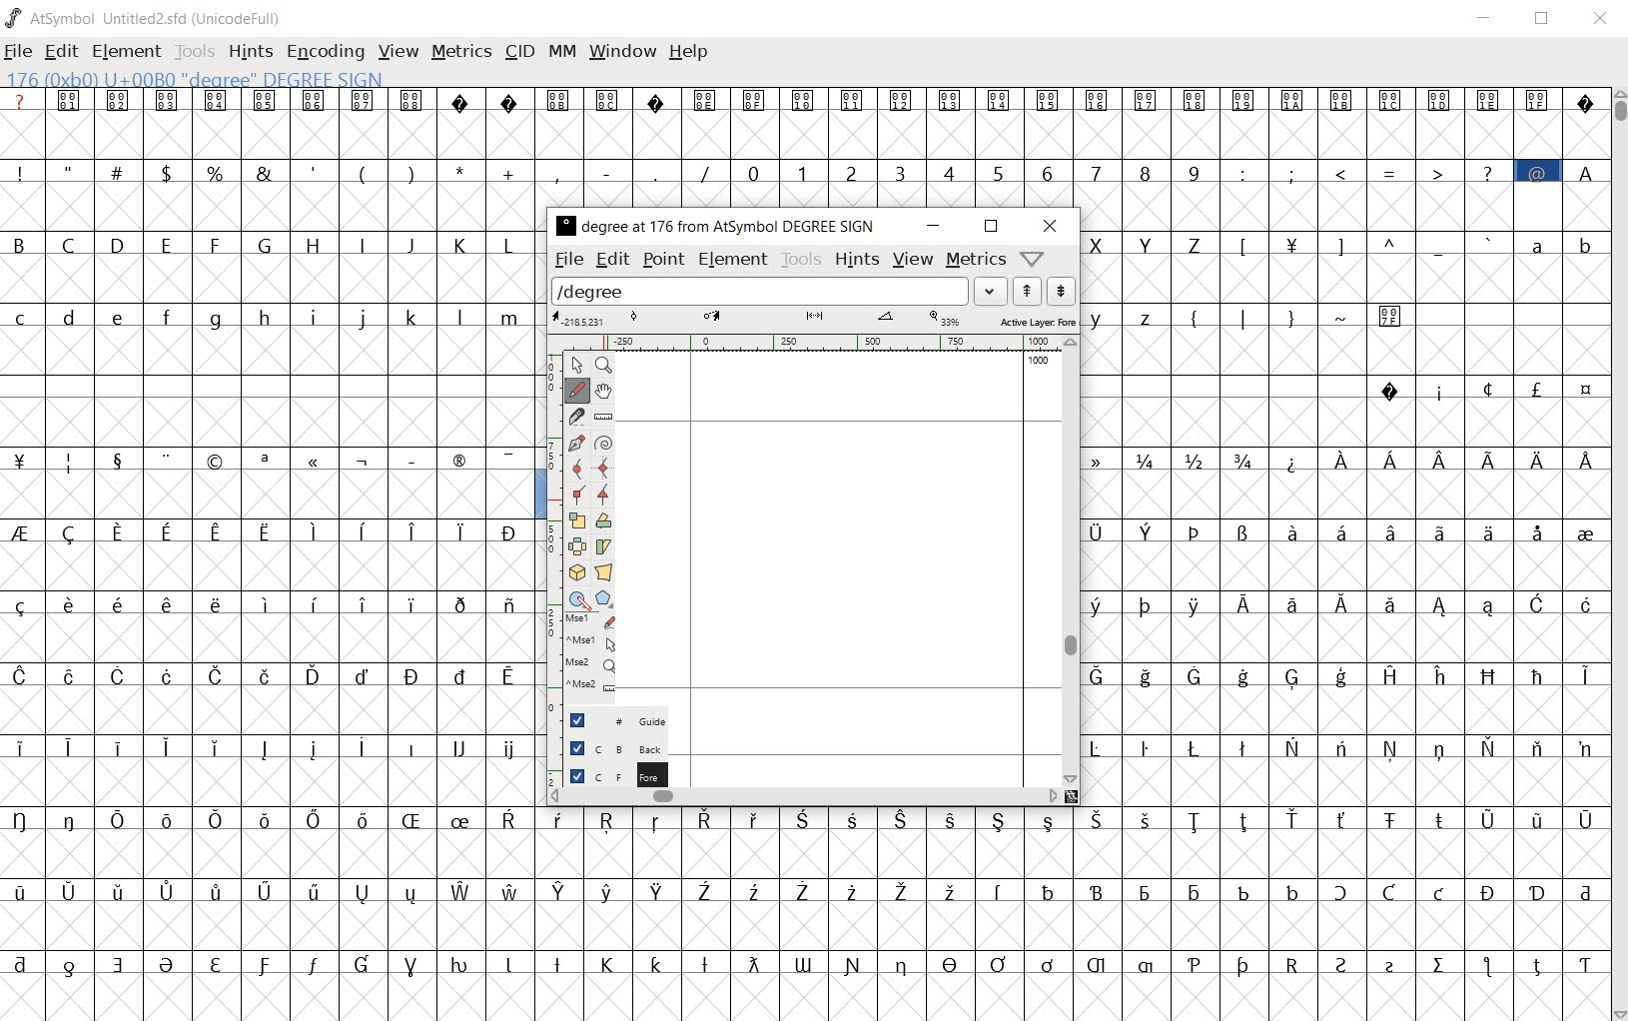 The width and height of the screenshot is (1628, 1021). I want to click on cut splines in two, so click(575, 416).